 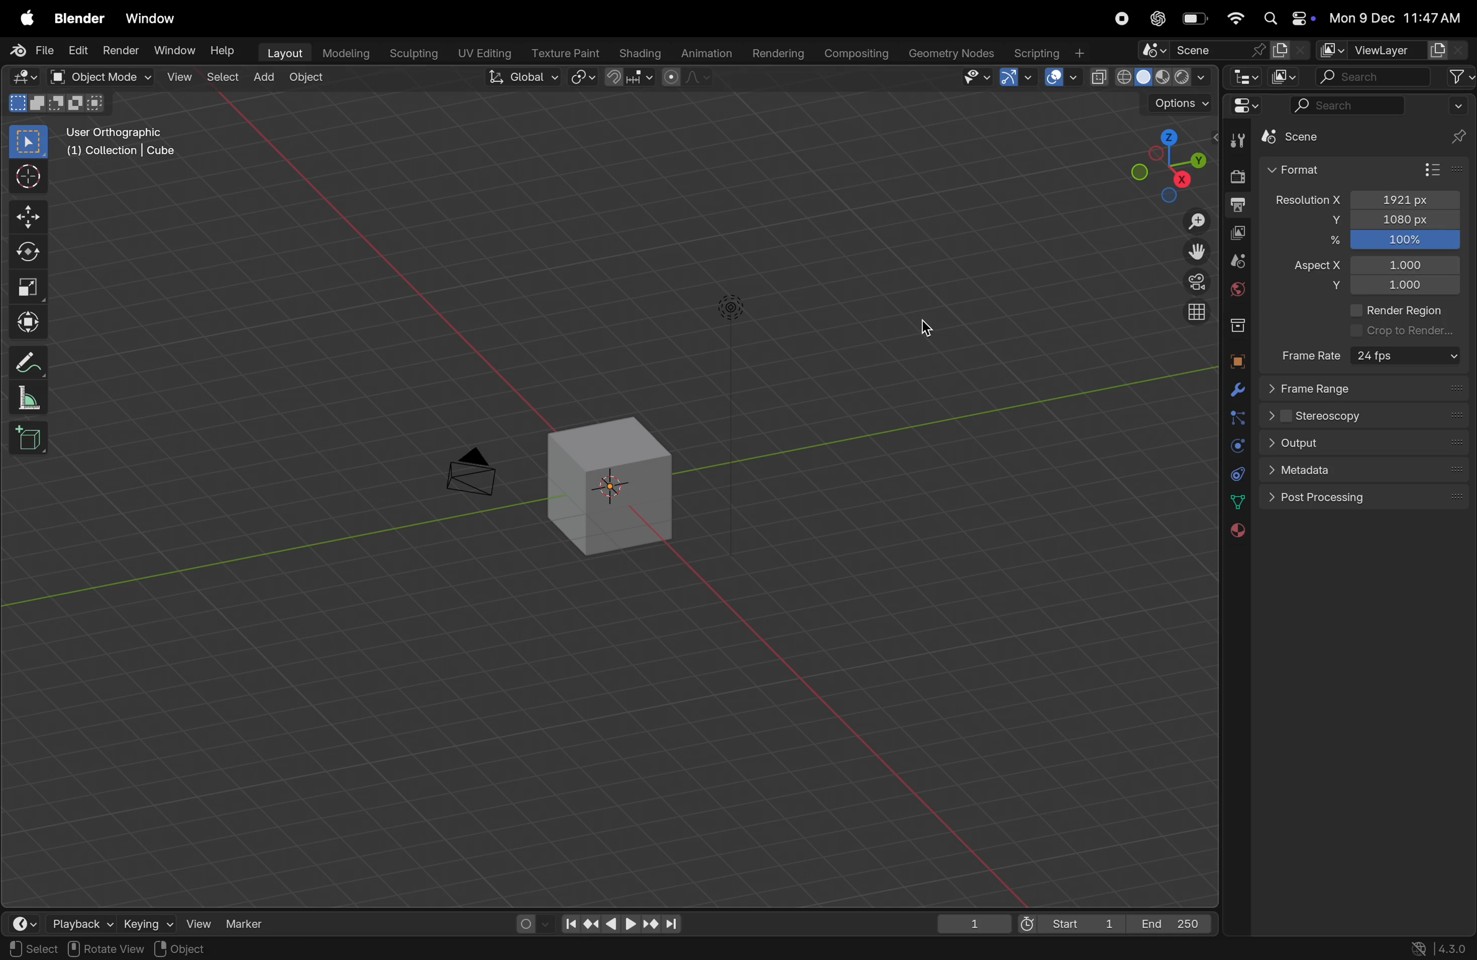 What do you see at coordinates (83, 922) in the screenshot?
I see `playback` at bounding box center [83, 922].